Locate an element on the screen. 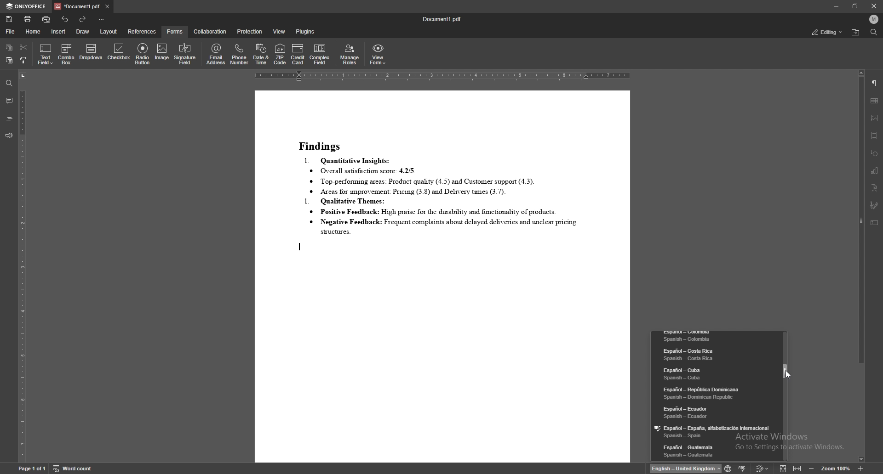 The image size is (883, 474). redo is located at coordinates (84, 19).